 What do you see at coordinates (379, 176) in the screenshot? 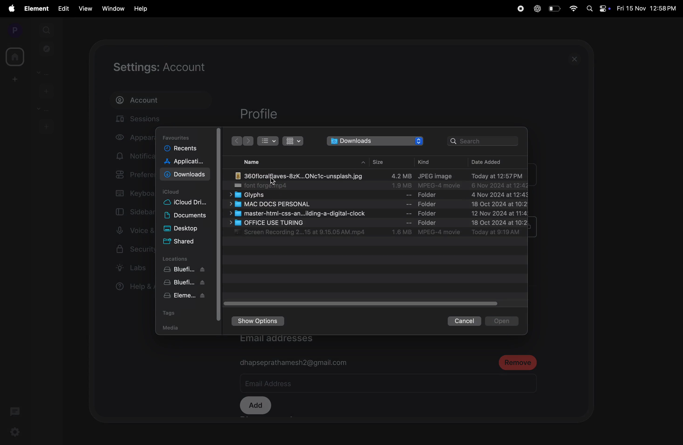
I see `image` at bounding box center [379, 176].